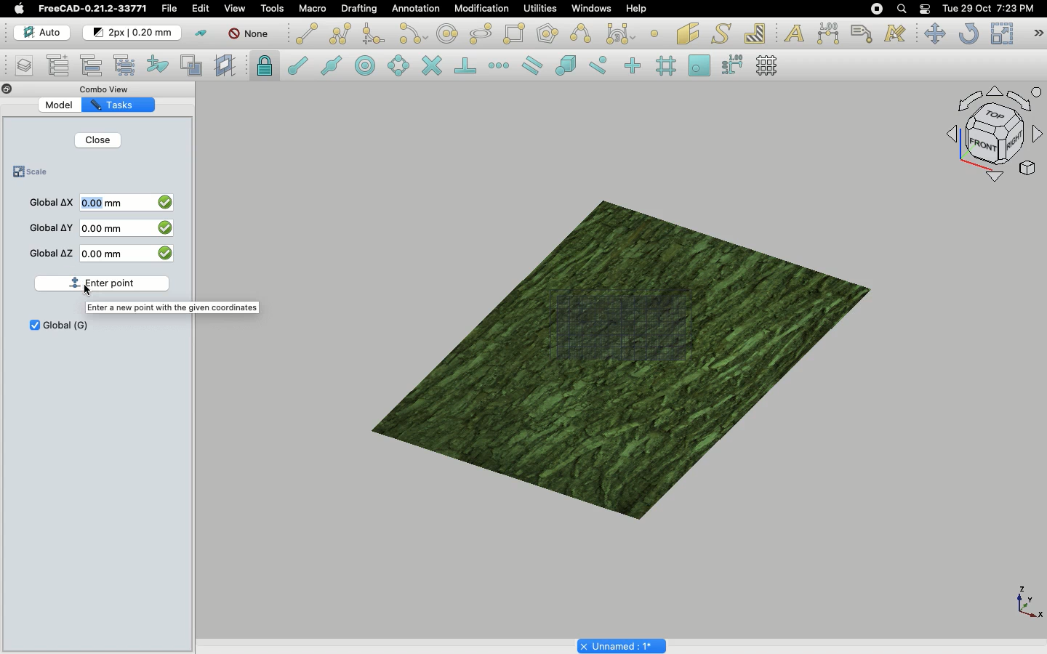 The width and height of the screenshot is (1047, 654). Describe the element at coordinates (232, 9) in the screenshot. I see `View` at that location.